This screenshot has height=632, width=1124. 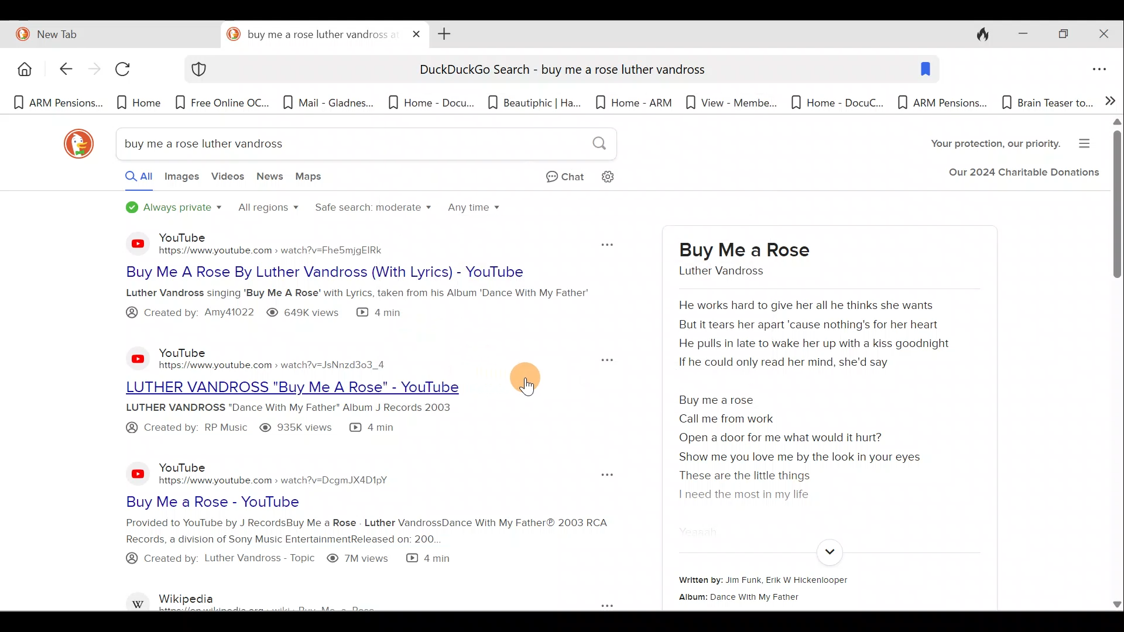 I want to click on Bookmark 6, so click(x=535, y=102).